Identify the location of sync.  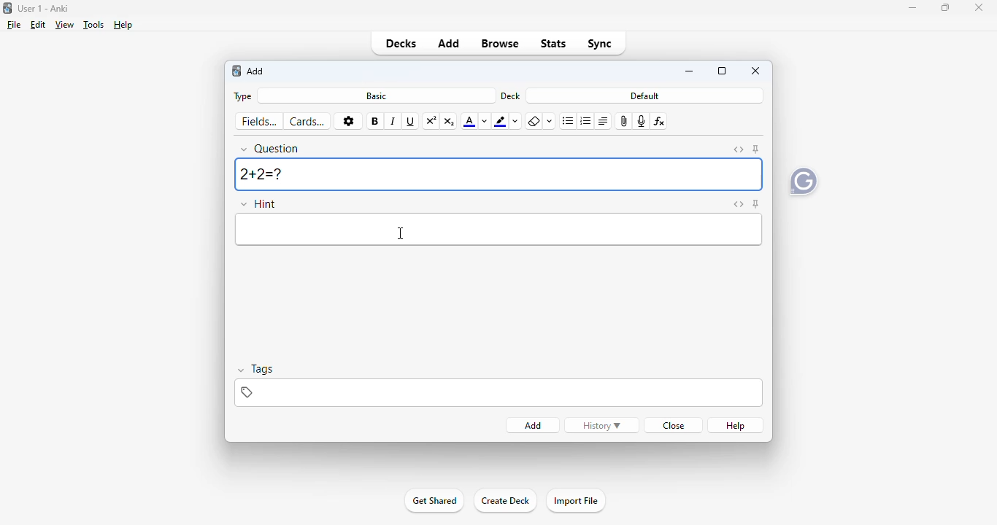
(598, 44).